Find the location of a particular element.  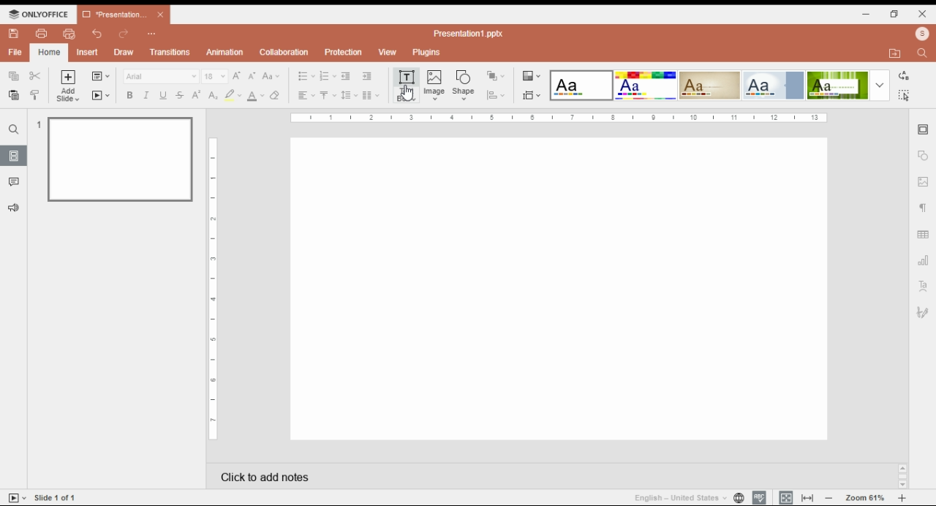

font color is located at coordinates (256, 96).